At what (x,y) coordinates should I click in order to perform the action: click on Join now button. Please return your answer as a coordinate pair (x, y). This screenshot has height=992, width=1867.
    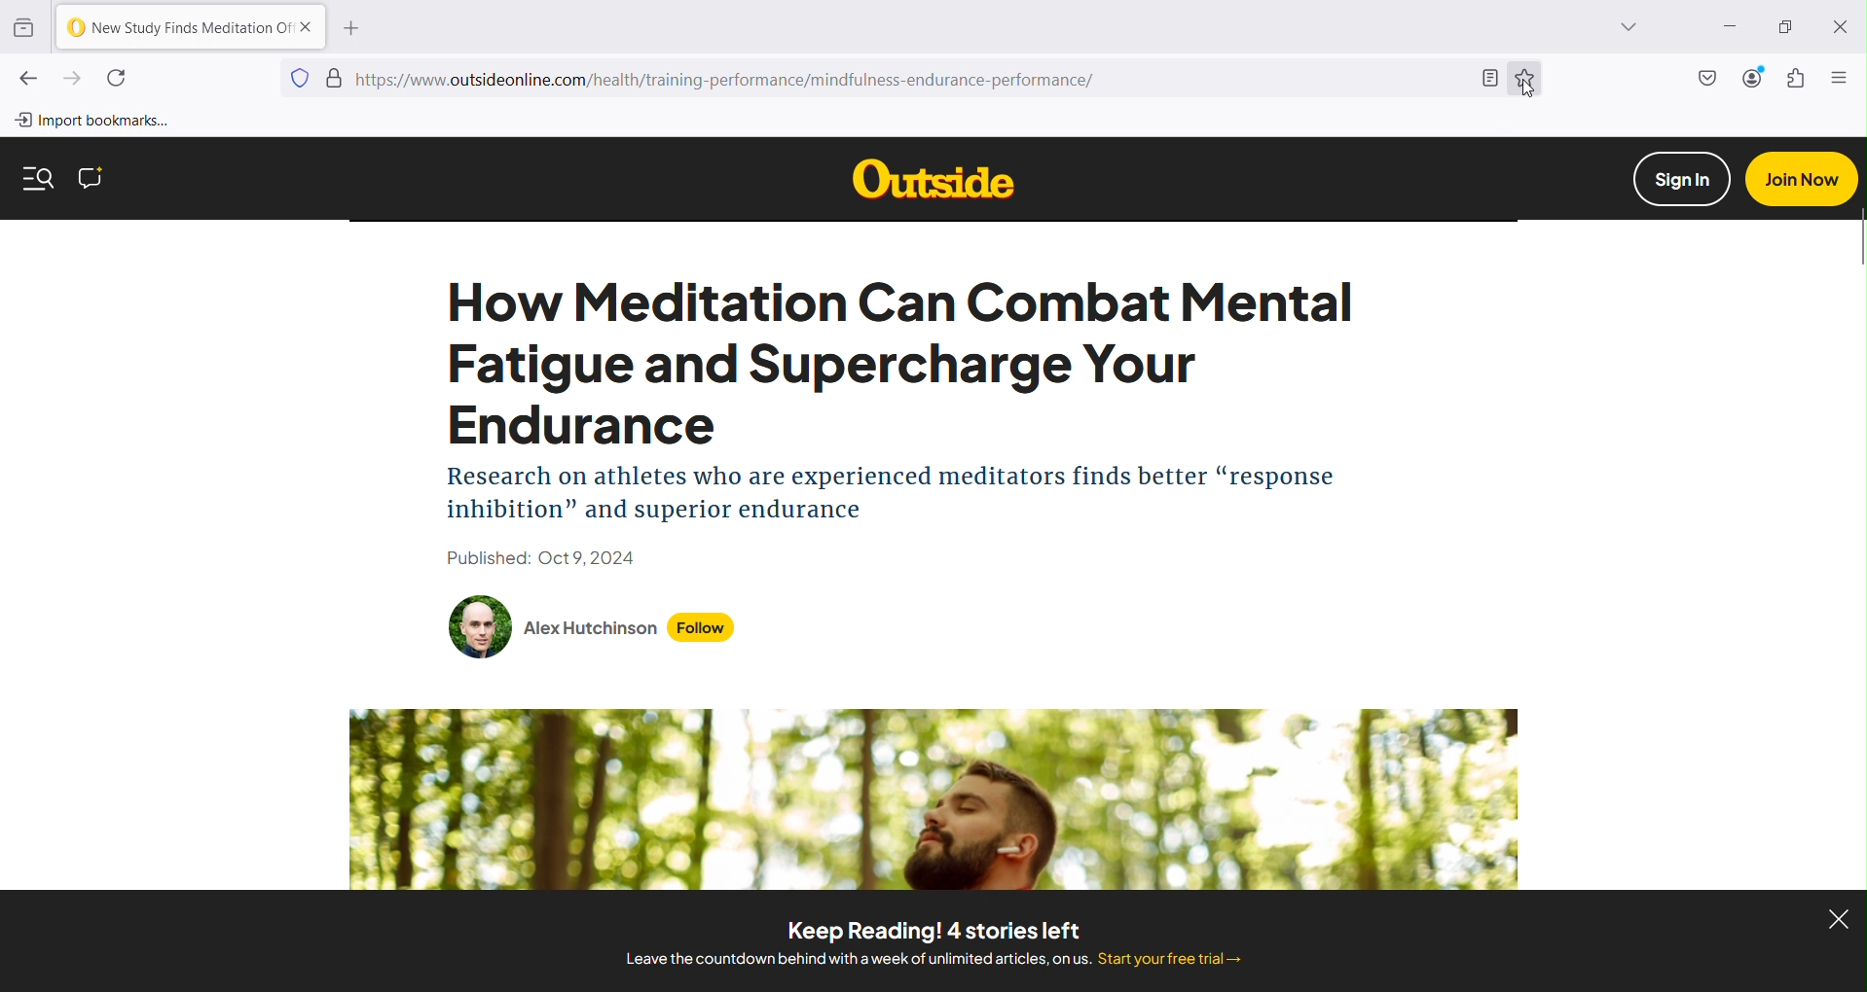
    Looking at the image, I should click on (1801, 179).